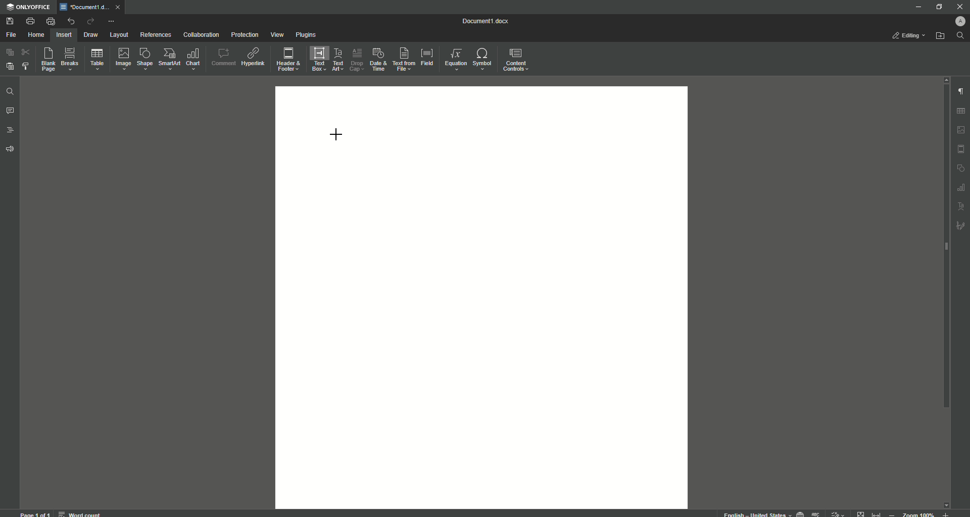  Describe the element at coordinates (26, 66) in the screenshot. I see `Choose Styles` at that location.